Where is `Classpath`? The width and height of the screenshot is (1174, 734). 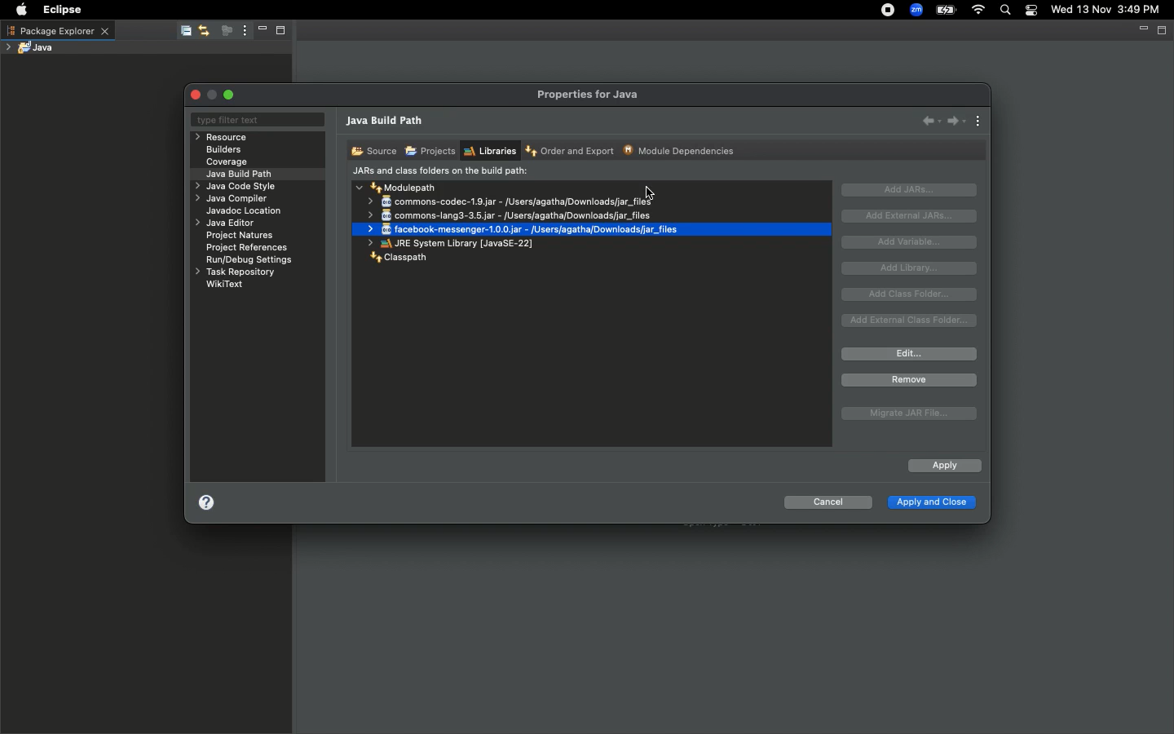
Classpath is located at coordinates (395, 259).